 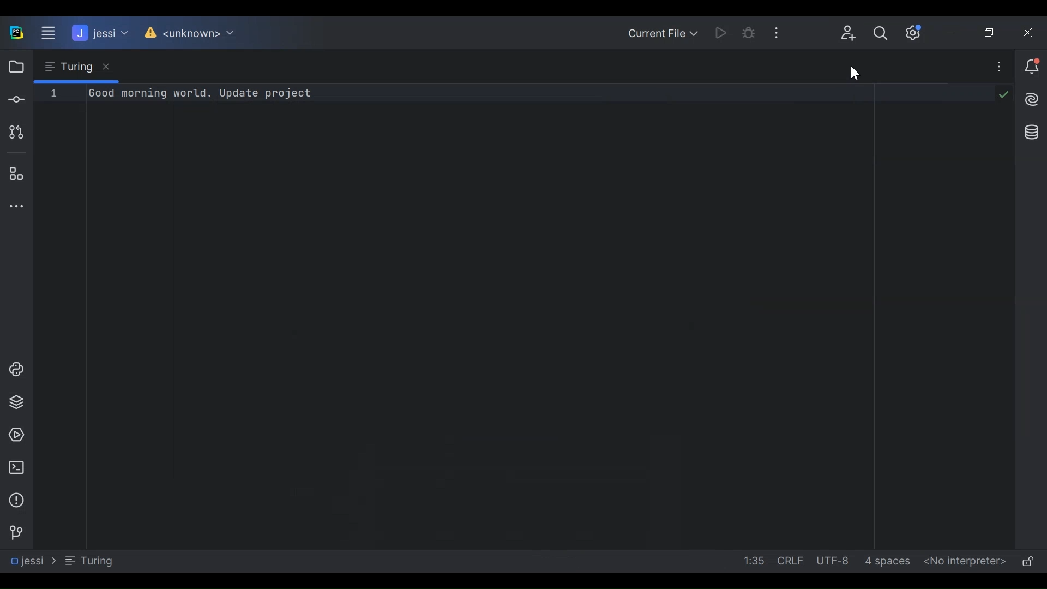 What do you see at coordinates (956, 34) in the screenshot?
I see `Minimize` at bounding box center [956, 34].